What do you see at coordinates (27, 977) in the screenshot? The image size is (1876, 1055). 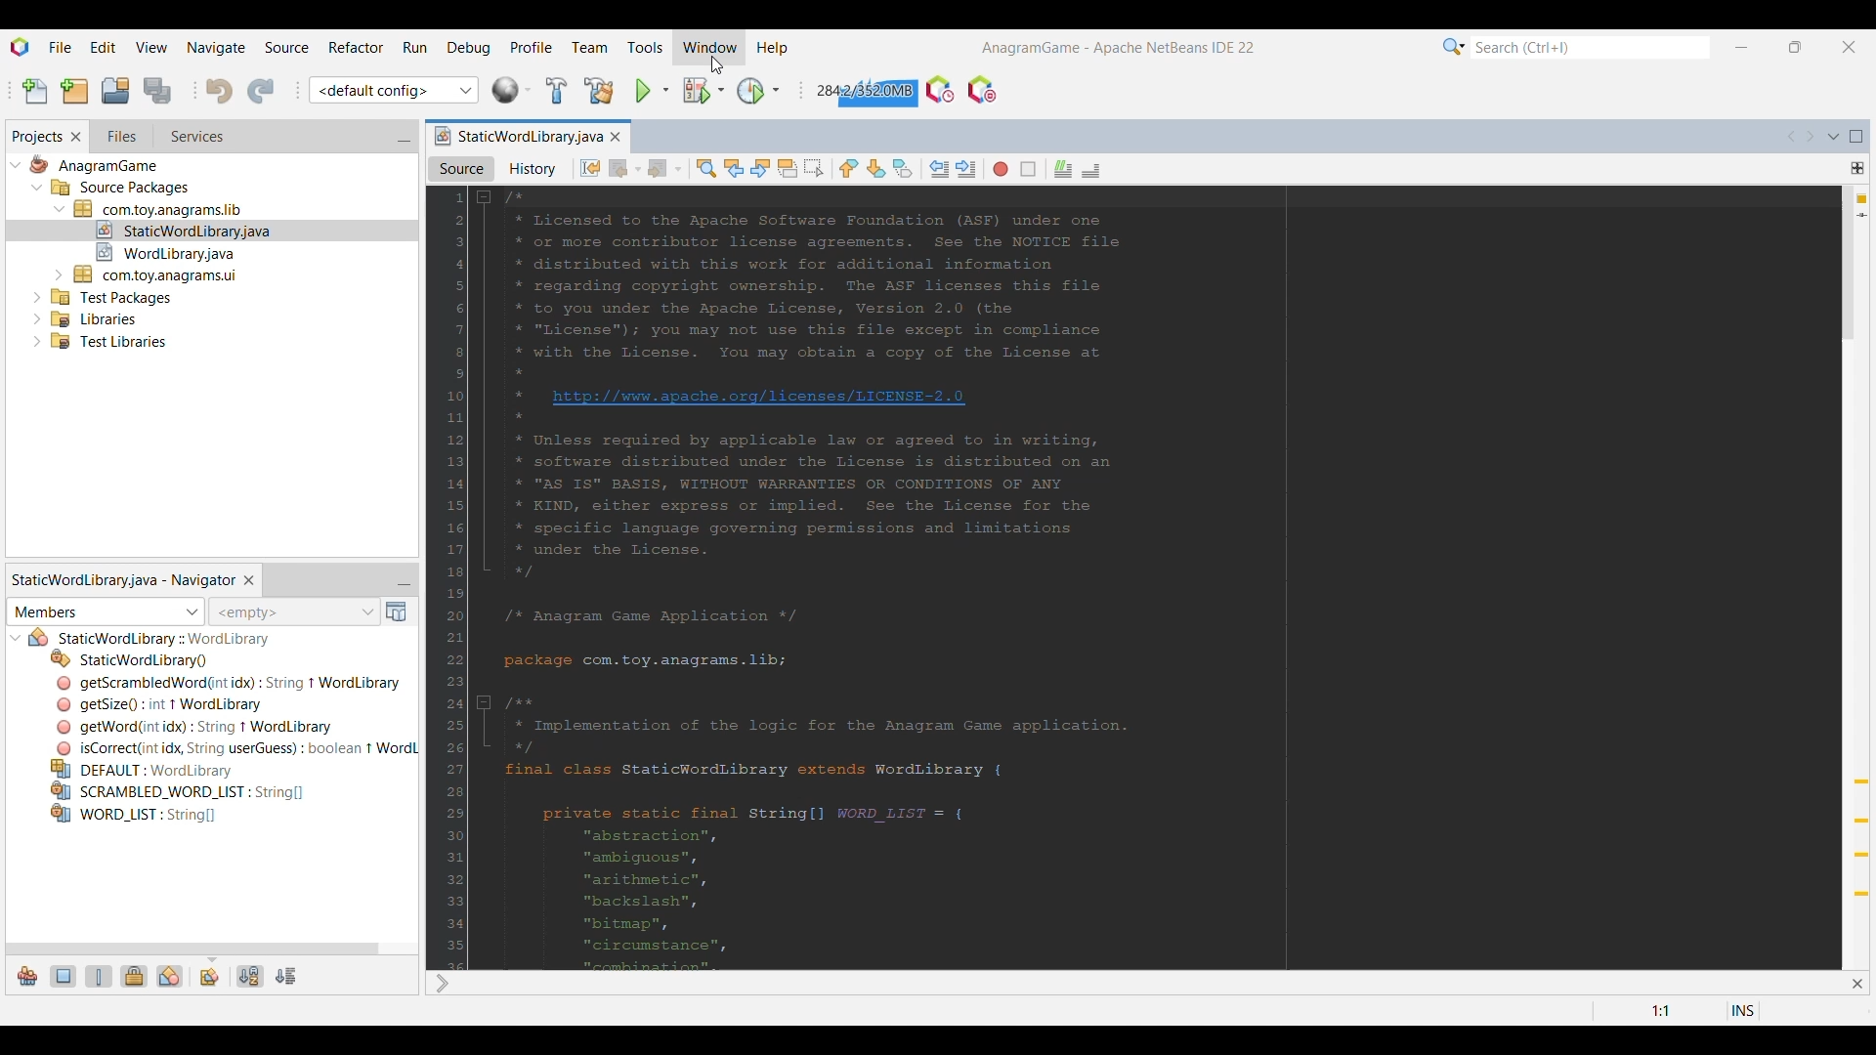 I see `Show inherited members ` at bounding box center [27, 977].